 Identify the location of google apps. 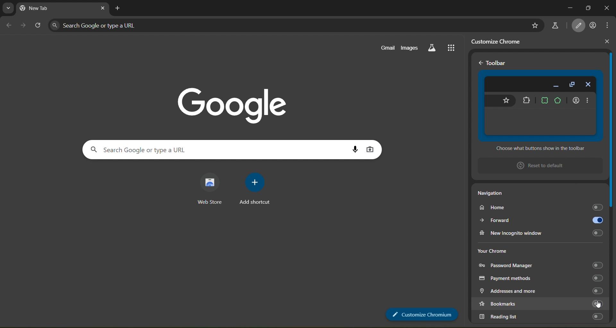
(454, 48).